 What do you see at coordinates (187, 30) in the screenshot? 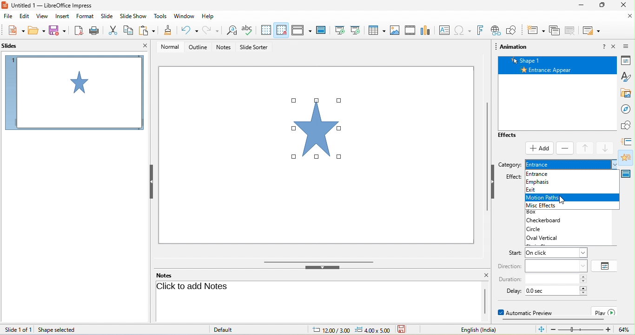
I see `undo` at bounding box center [187, 30].